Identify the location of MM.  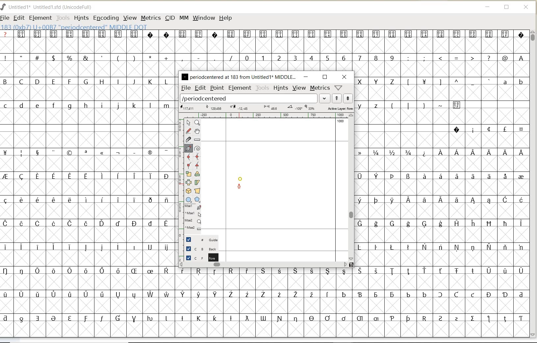
(184, 18).